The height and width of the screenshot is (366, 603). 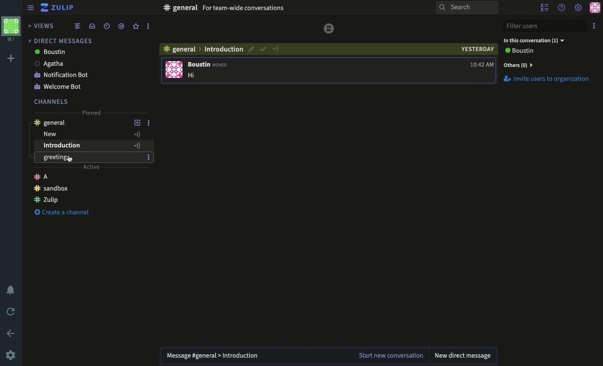 What do you see at coordinates (148, 26) in the screenshot?
I see `Options` at bounding box center [148, 26].